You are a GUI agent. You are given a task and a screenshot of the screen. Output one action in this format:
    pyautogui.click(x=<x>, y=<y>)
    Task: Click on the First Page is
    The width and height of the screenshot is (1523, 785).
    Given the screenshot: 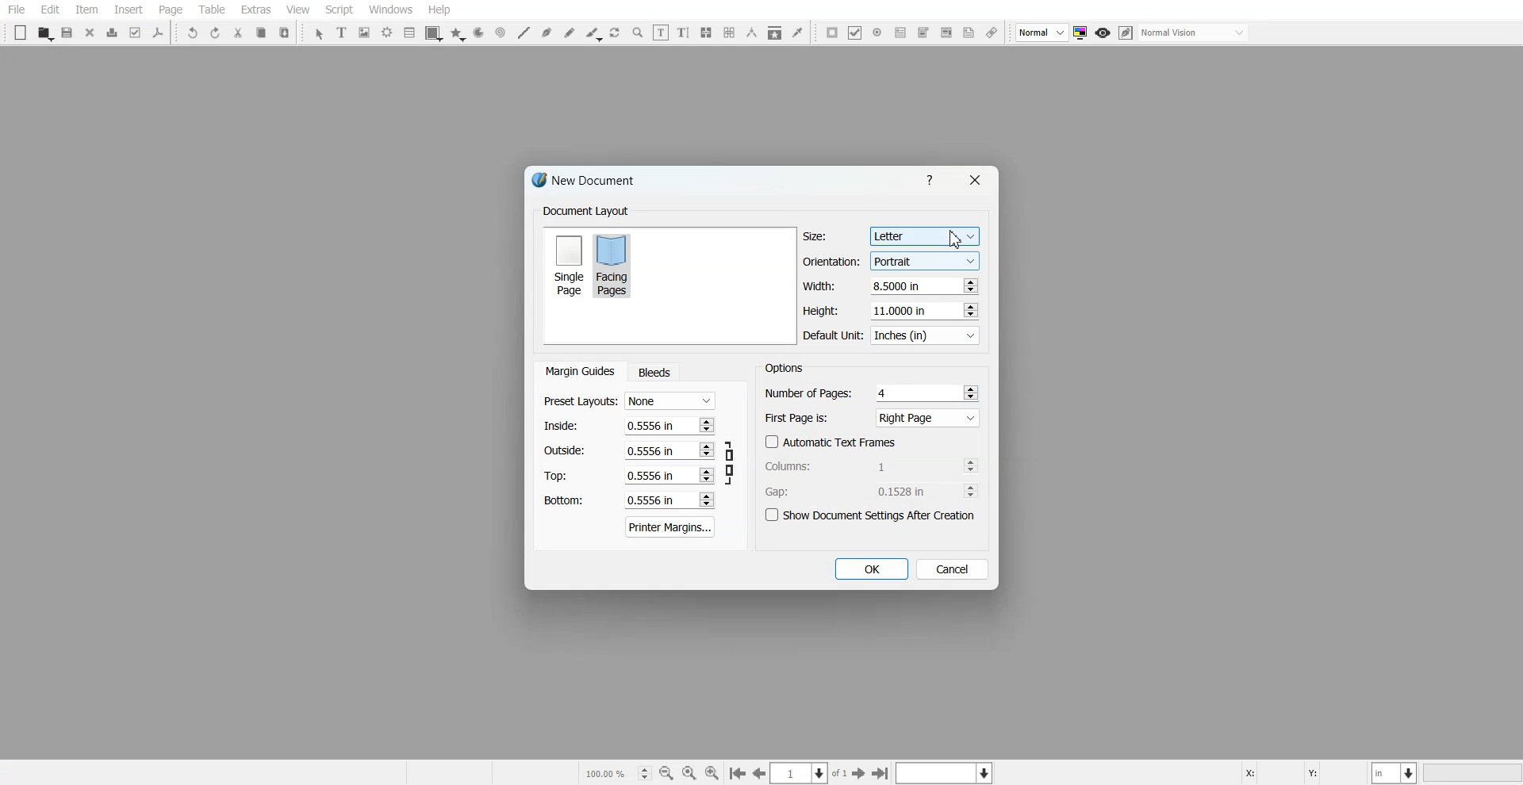 What is the action you would take?
    pyautogui.click(x=873, y=417)
    